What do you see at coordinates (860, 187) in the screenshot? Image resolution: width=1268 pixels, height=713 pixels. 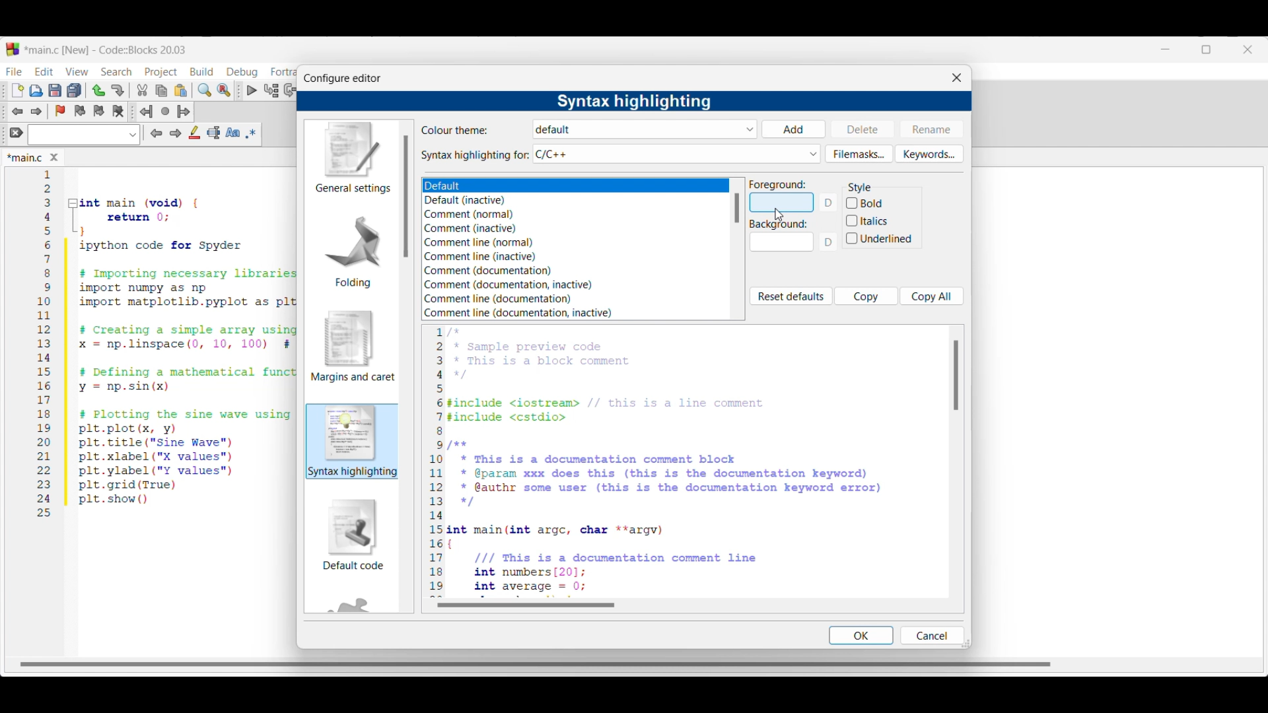 I see `Section title` at bounding box center [860, 187].